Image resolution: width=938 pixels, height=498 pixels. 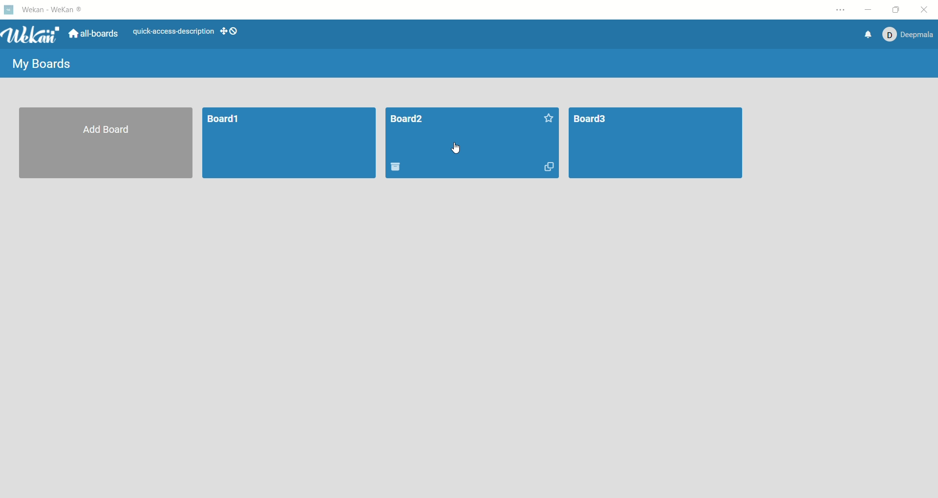 What do you see at coordinates (923, 9) in the screenshot?
I see `close` at bounding box center [923, 9].